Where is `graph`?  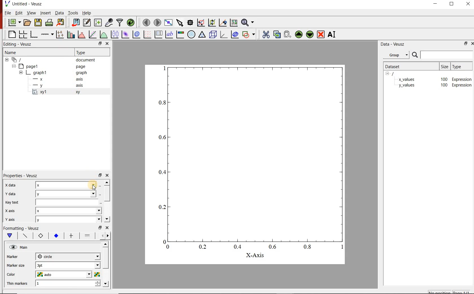
graph is located at coordinates (246, 157).